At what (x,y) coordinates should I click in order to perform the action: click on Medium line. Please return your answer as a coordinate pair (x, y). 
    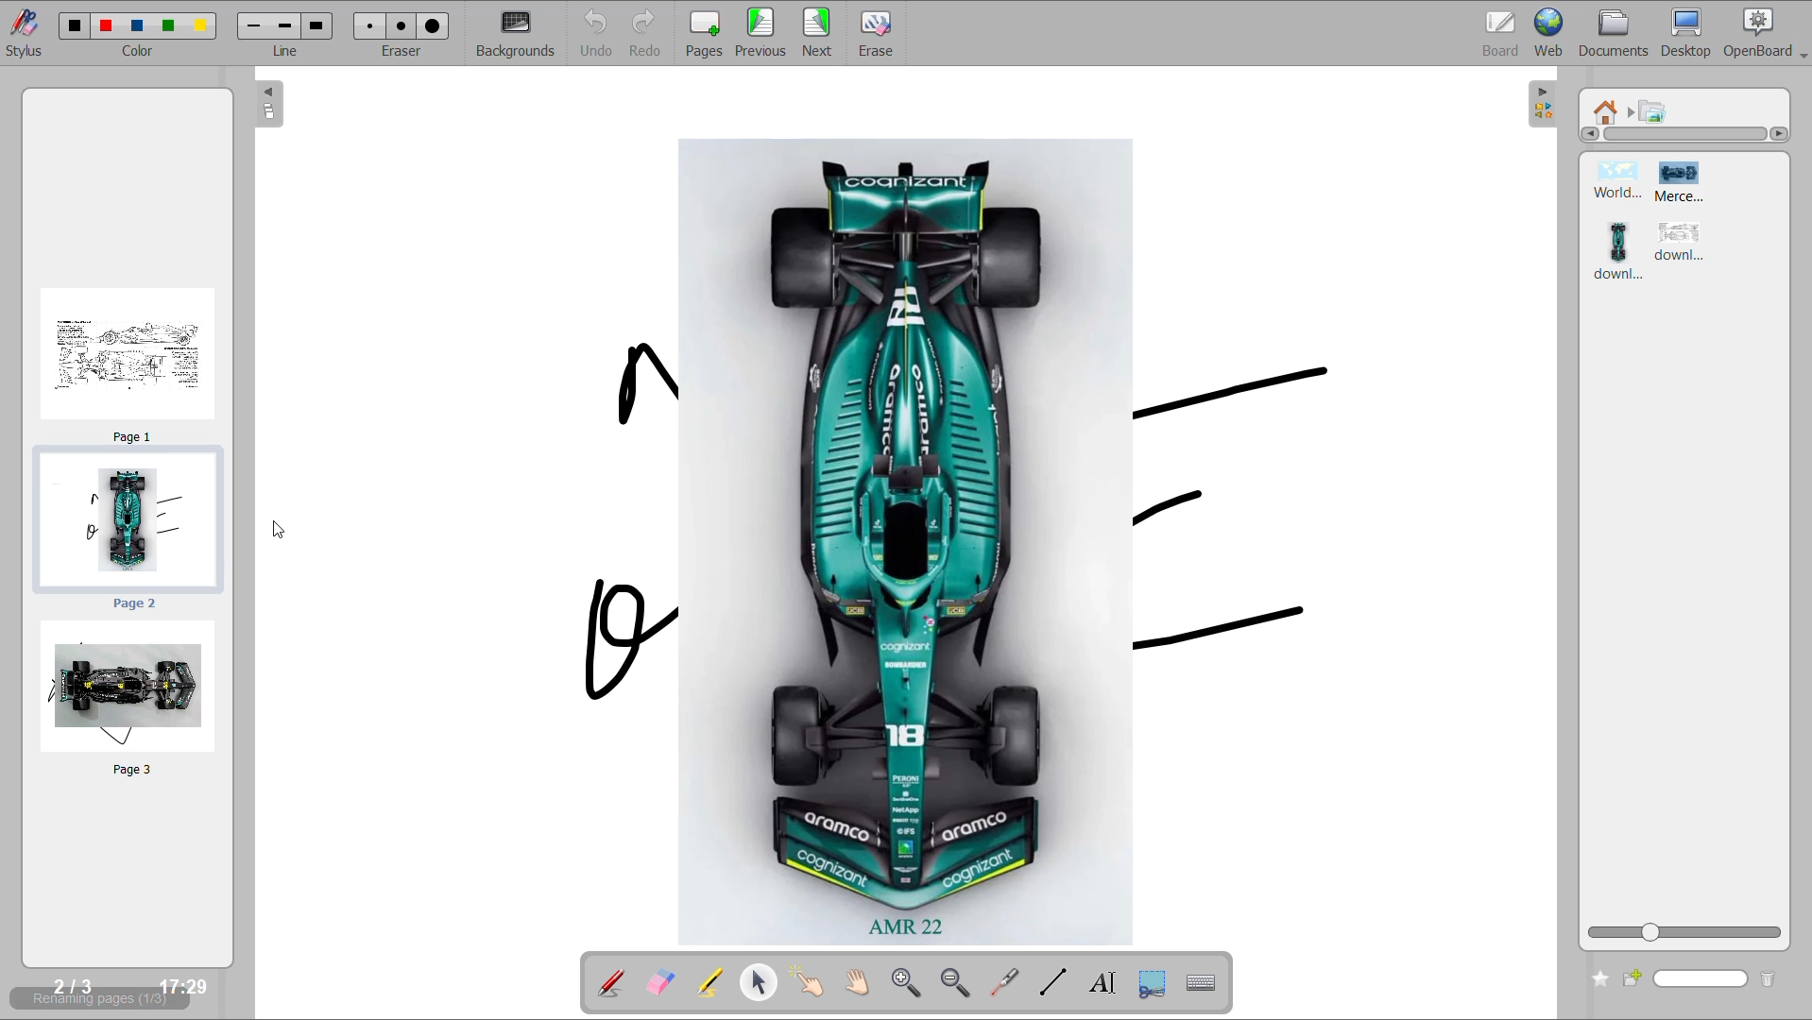
    Looking at the image, I should click on (256, 26).